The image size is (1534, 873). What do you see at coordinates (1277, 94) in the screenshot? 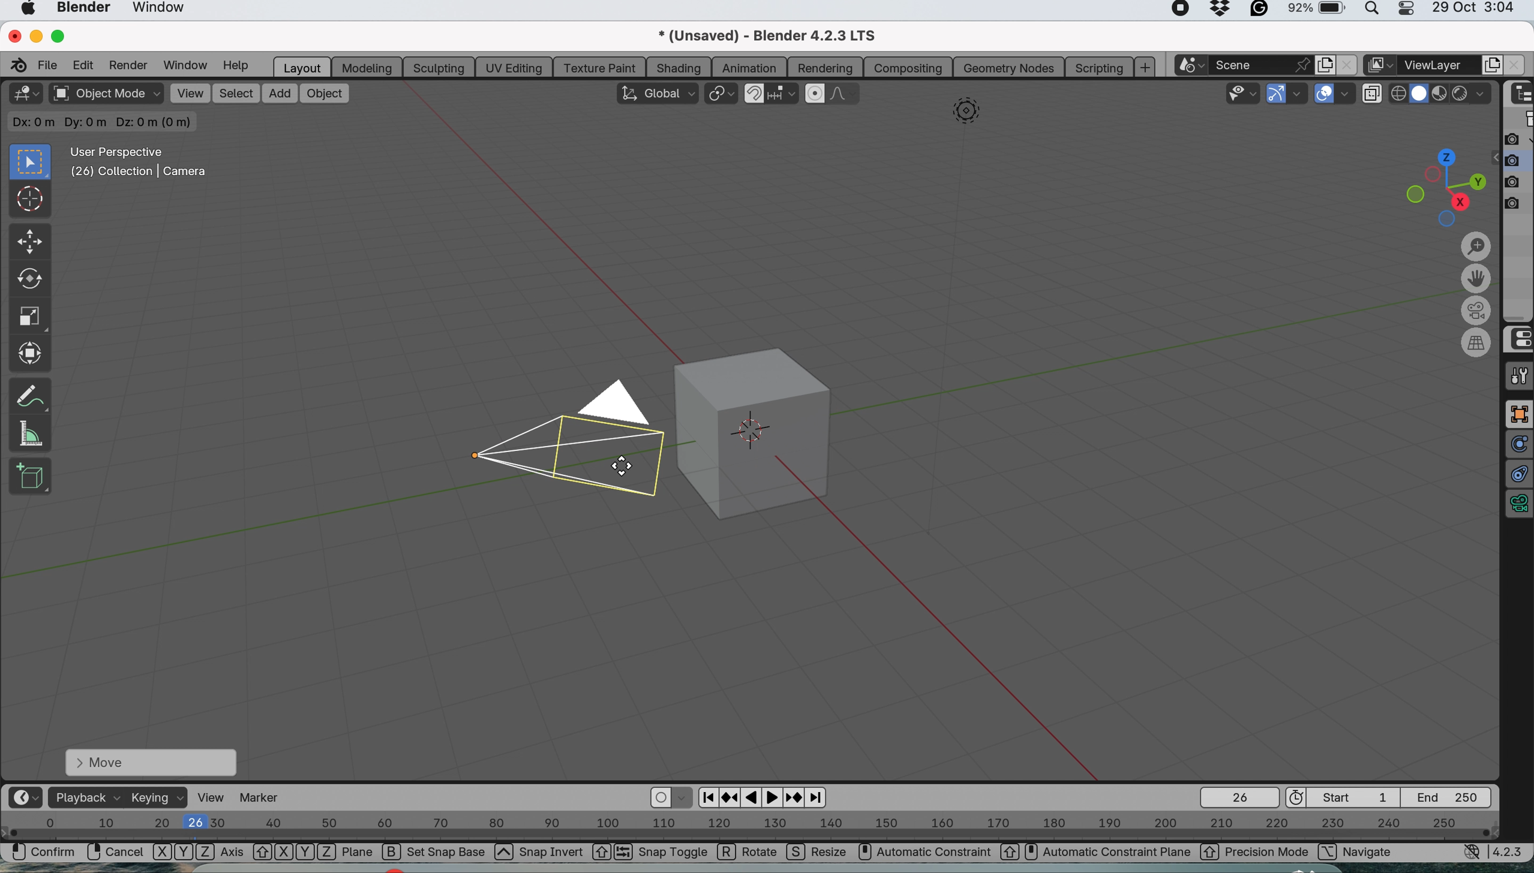
I see `show gizmos` at bounding box center [1277, 94].